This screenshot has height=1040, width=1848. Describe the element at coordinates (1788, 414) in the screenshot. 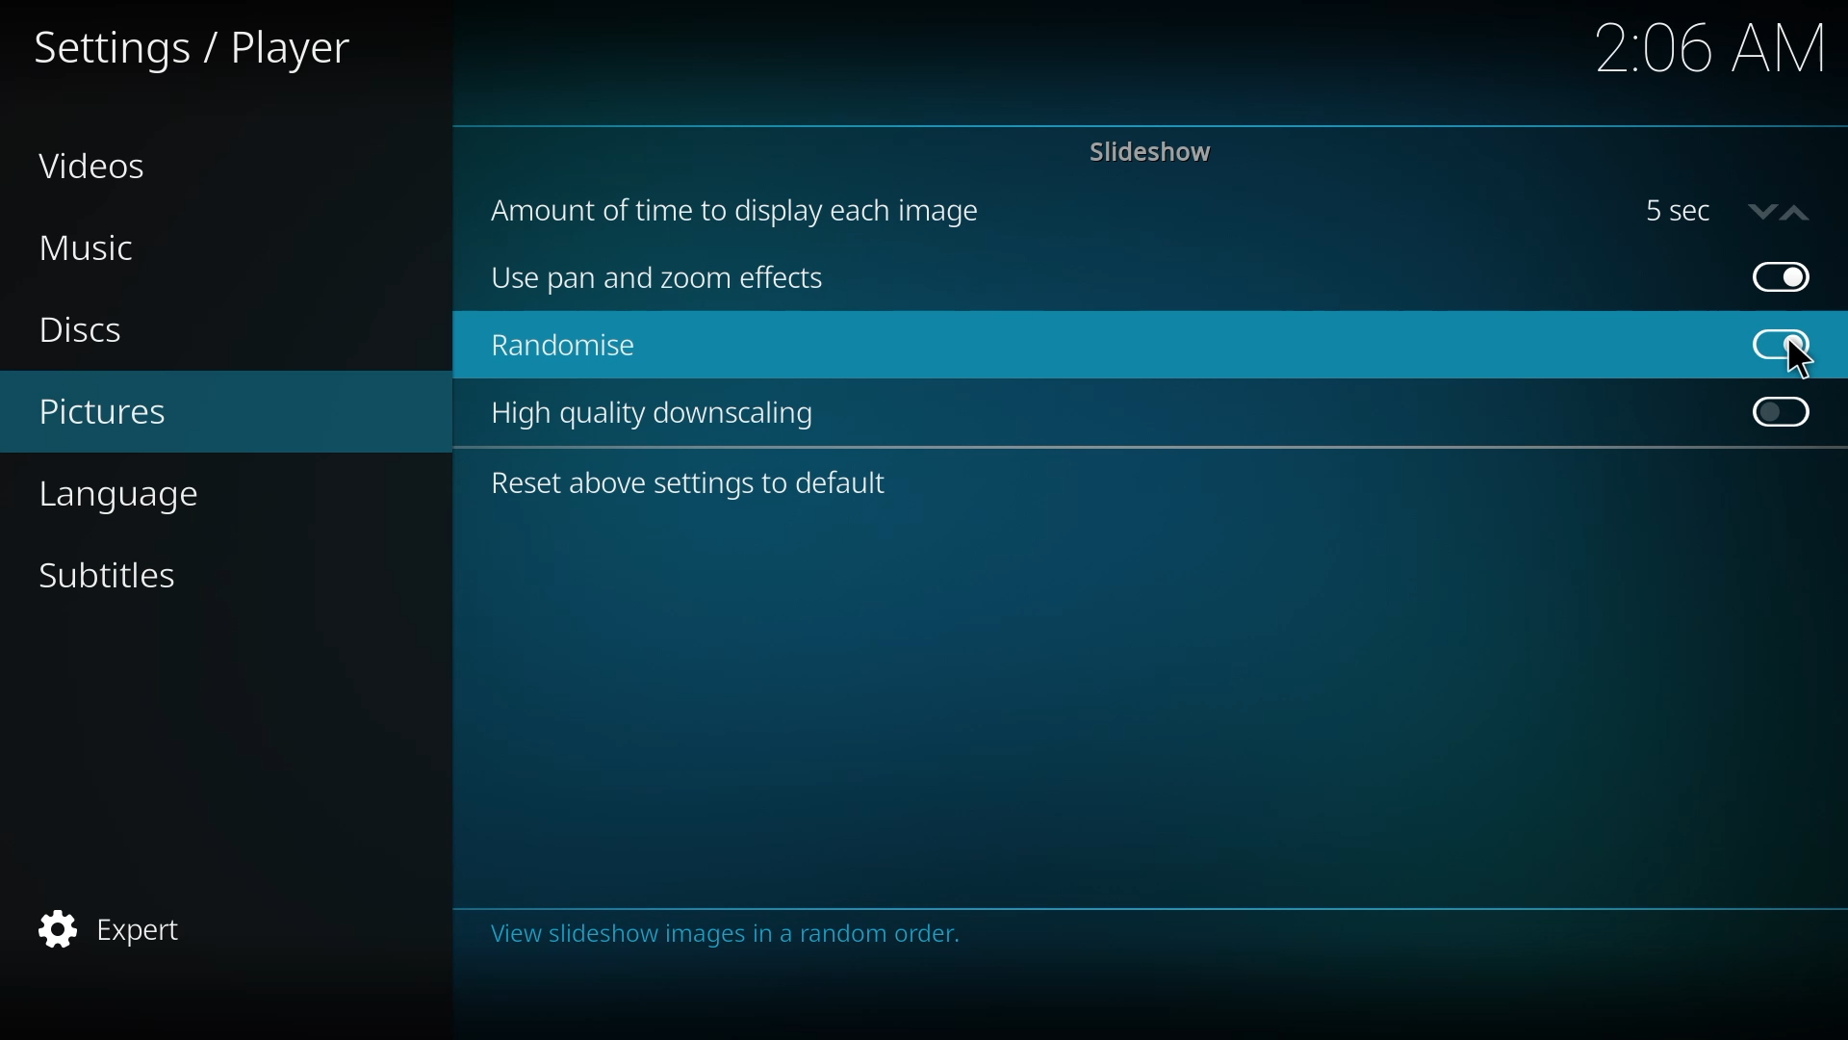

I see `click to enable` at that location.